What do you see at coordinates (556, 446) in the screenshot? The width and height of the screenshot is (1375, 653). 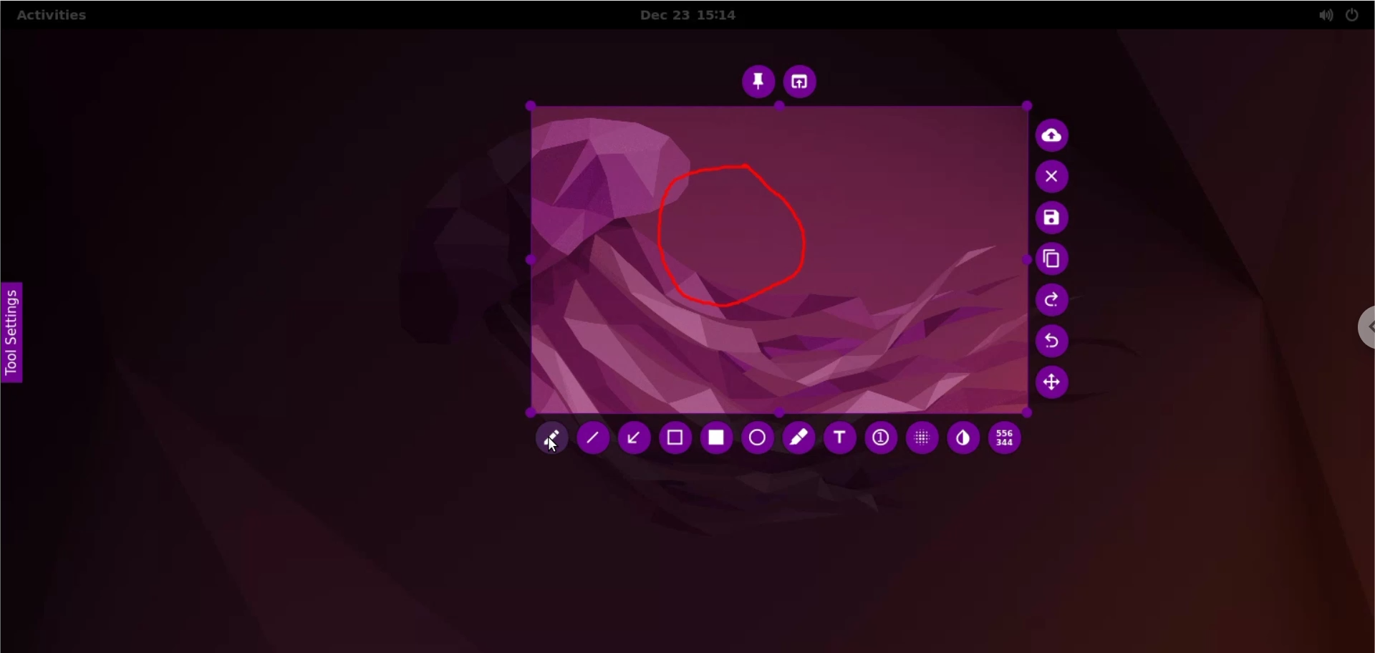 I see `cursor` at bounding box center [556, 446].